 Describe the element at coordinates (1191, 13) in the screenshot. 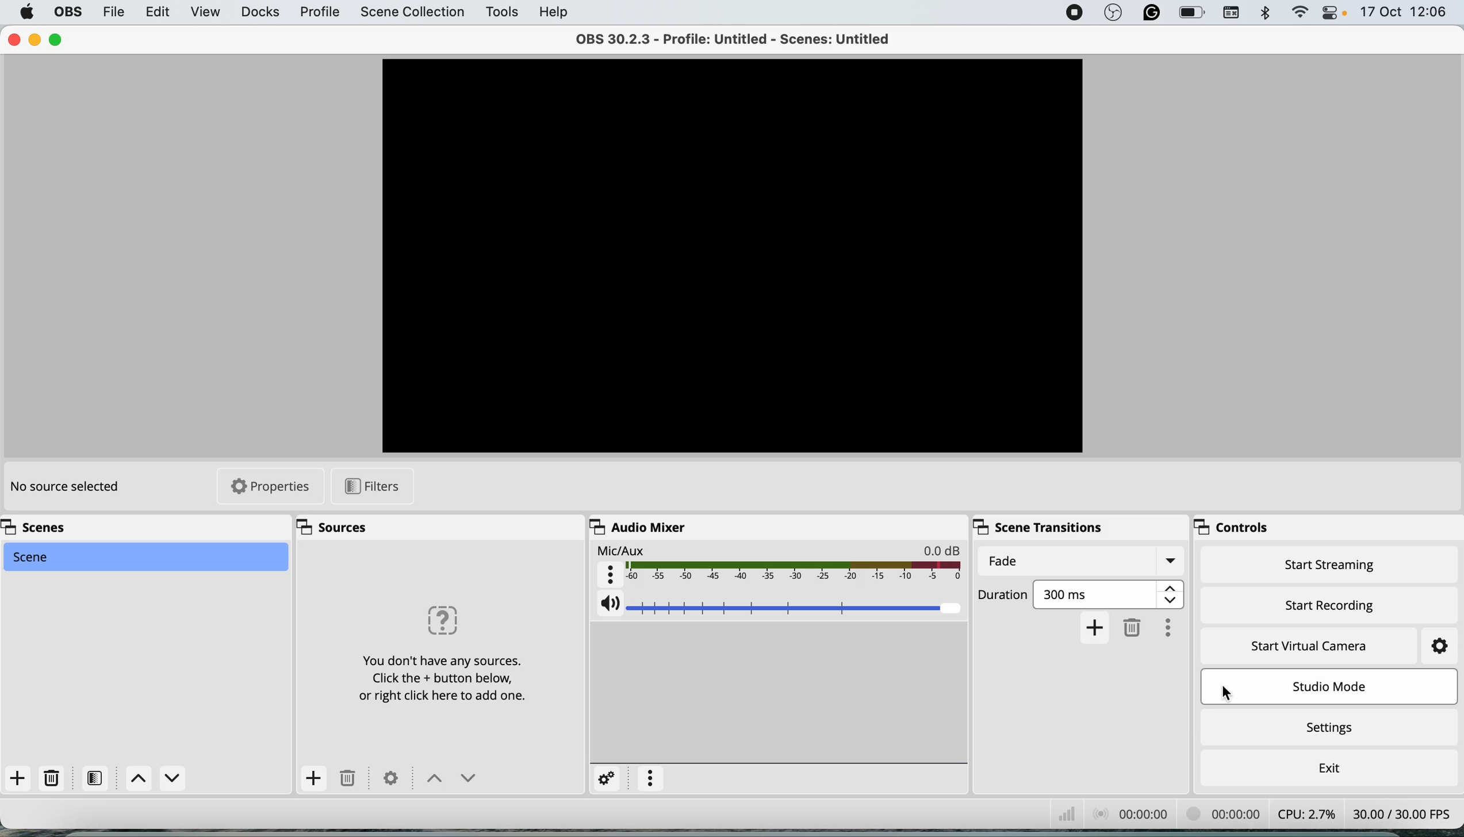

I see `battery` at that location.